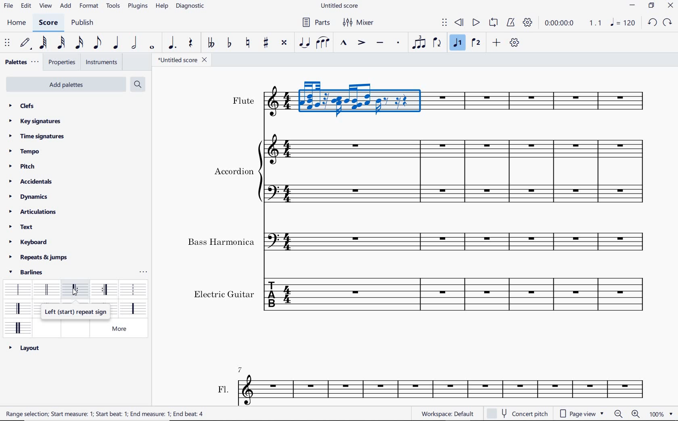  Describe the element at coordinates (18, 308) in the screenshot. I see `final barline` at that location.